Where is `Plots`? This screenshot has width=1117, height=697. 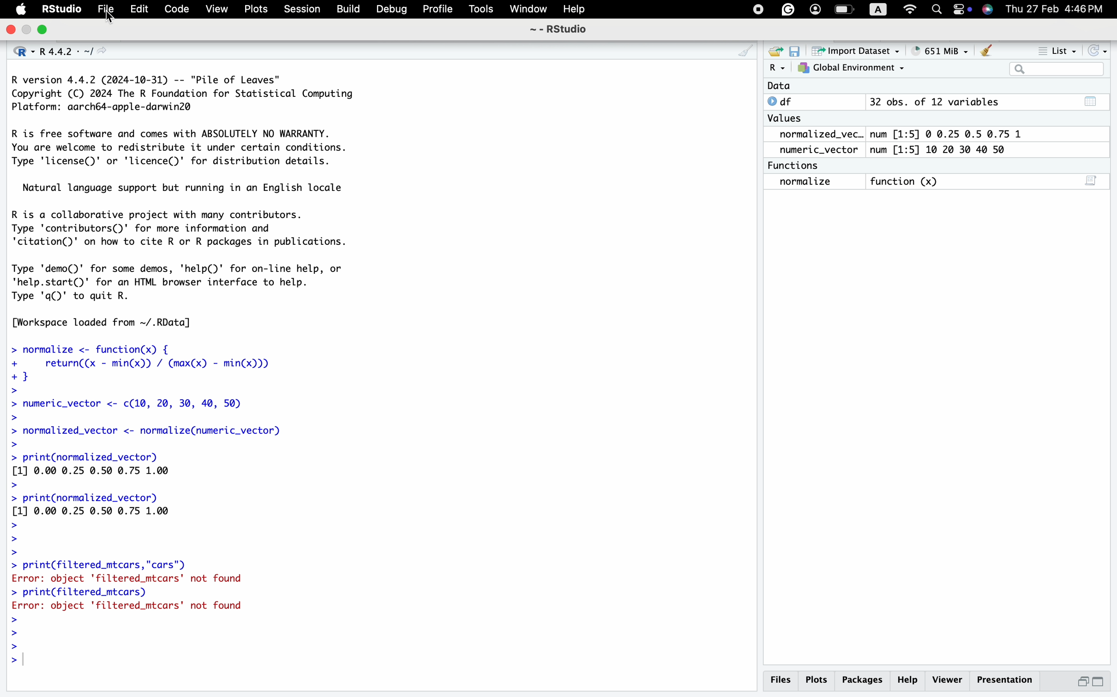 Plots is located at coordinates (254, 8).